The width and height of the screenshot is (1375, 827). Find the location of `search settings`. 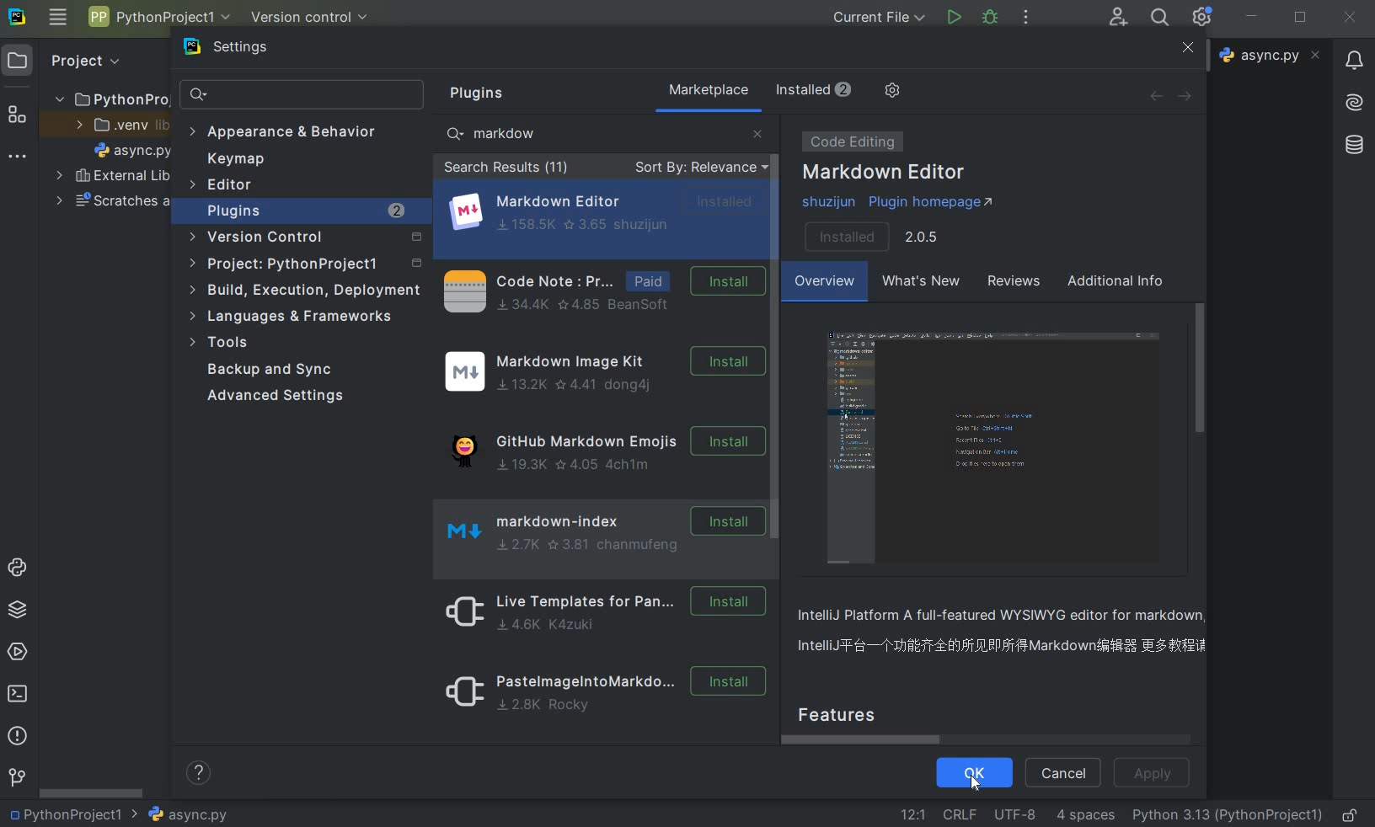

search settings is located at coordinates (303, 95).